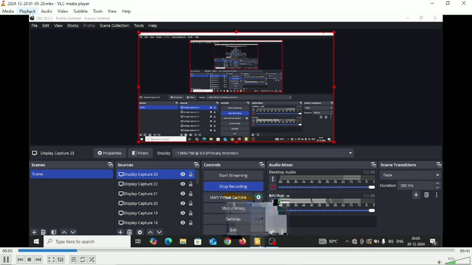 This screenshot has width=472, height=265. Describe the element at coordinates (29, 259) in the screenshot. I see `Stop playback` at that location.